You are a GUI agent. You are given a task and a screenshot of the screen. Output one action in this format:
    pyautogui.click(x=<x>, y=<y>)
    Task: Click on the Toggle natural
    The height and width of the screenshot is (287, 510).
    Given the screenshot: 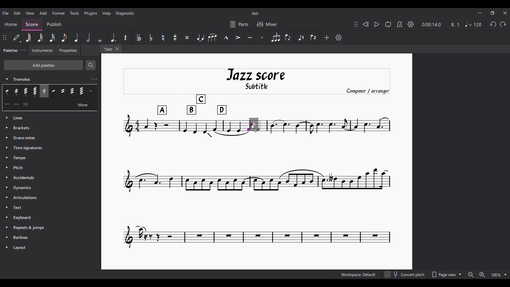 What is the action you would take?
    pyautogui.click(x=163, y=37)
    